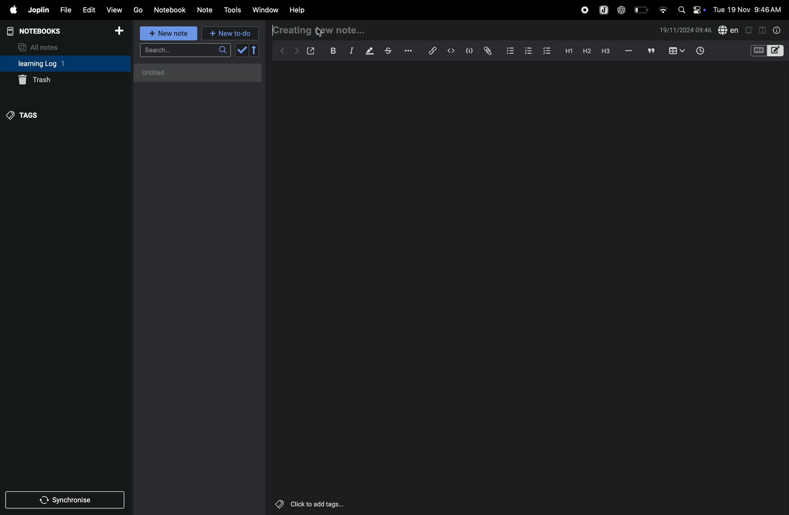 The height and width of the screenshot is (515, 789). I want to click on hyper link, so click(432, 50).